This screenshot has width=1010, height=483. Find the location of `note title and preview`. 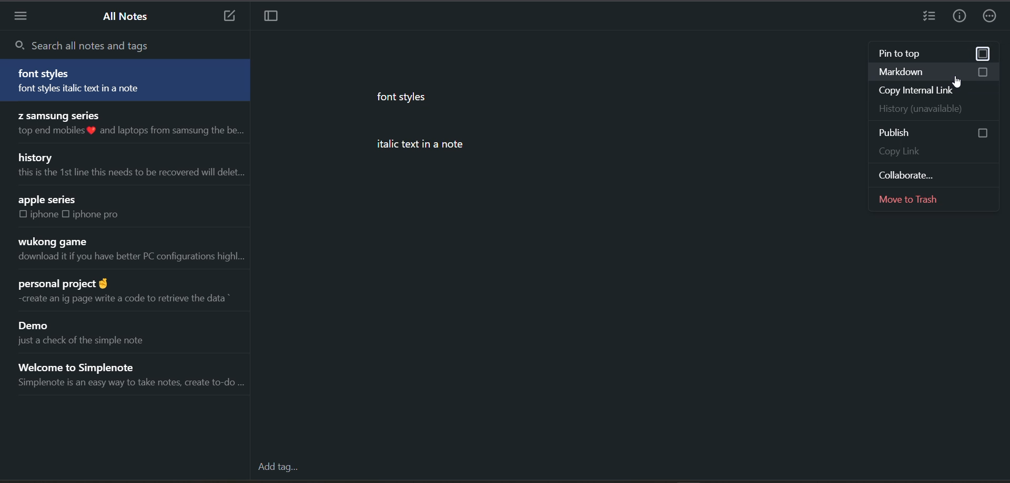

note title and preview is located at coordinates (94, 332).